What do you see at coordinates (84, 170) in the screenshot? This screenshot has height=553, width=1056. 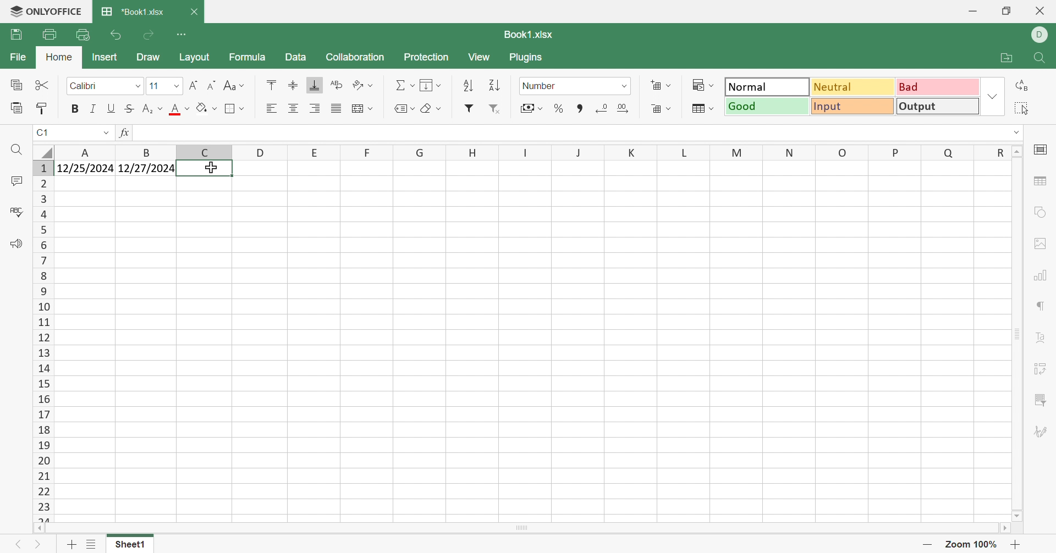 I see `12/25/2024` at bounding box center [84, 170].